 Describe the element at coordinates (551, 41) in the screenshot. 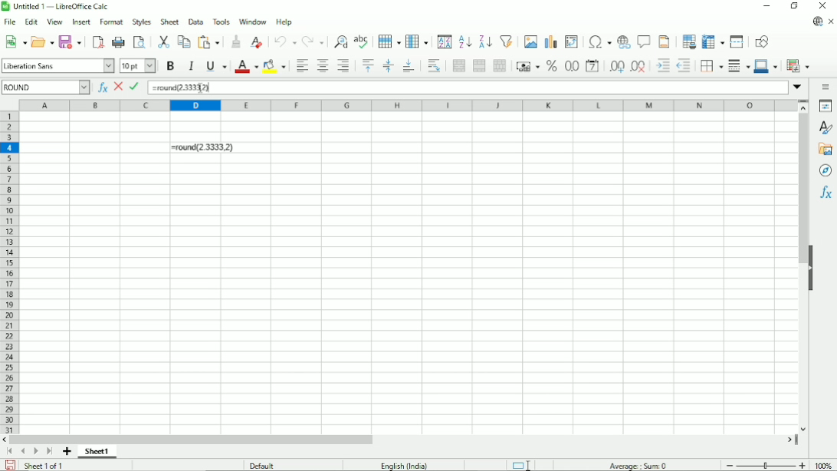

I see `Insert chart` at that location.